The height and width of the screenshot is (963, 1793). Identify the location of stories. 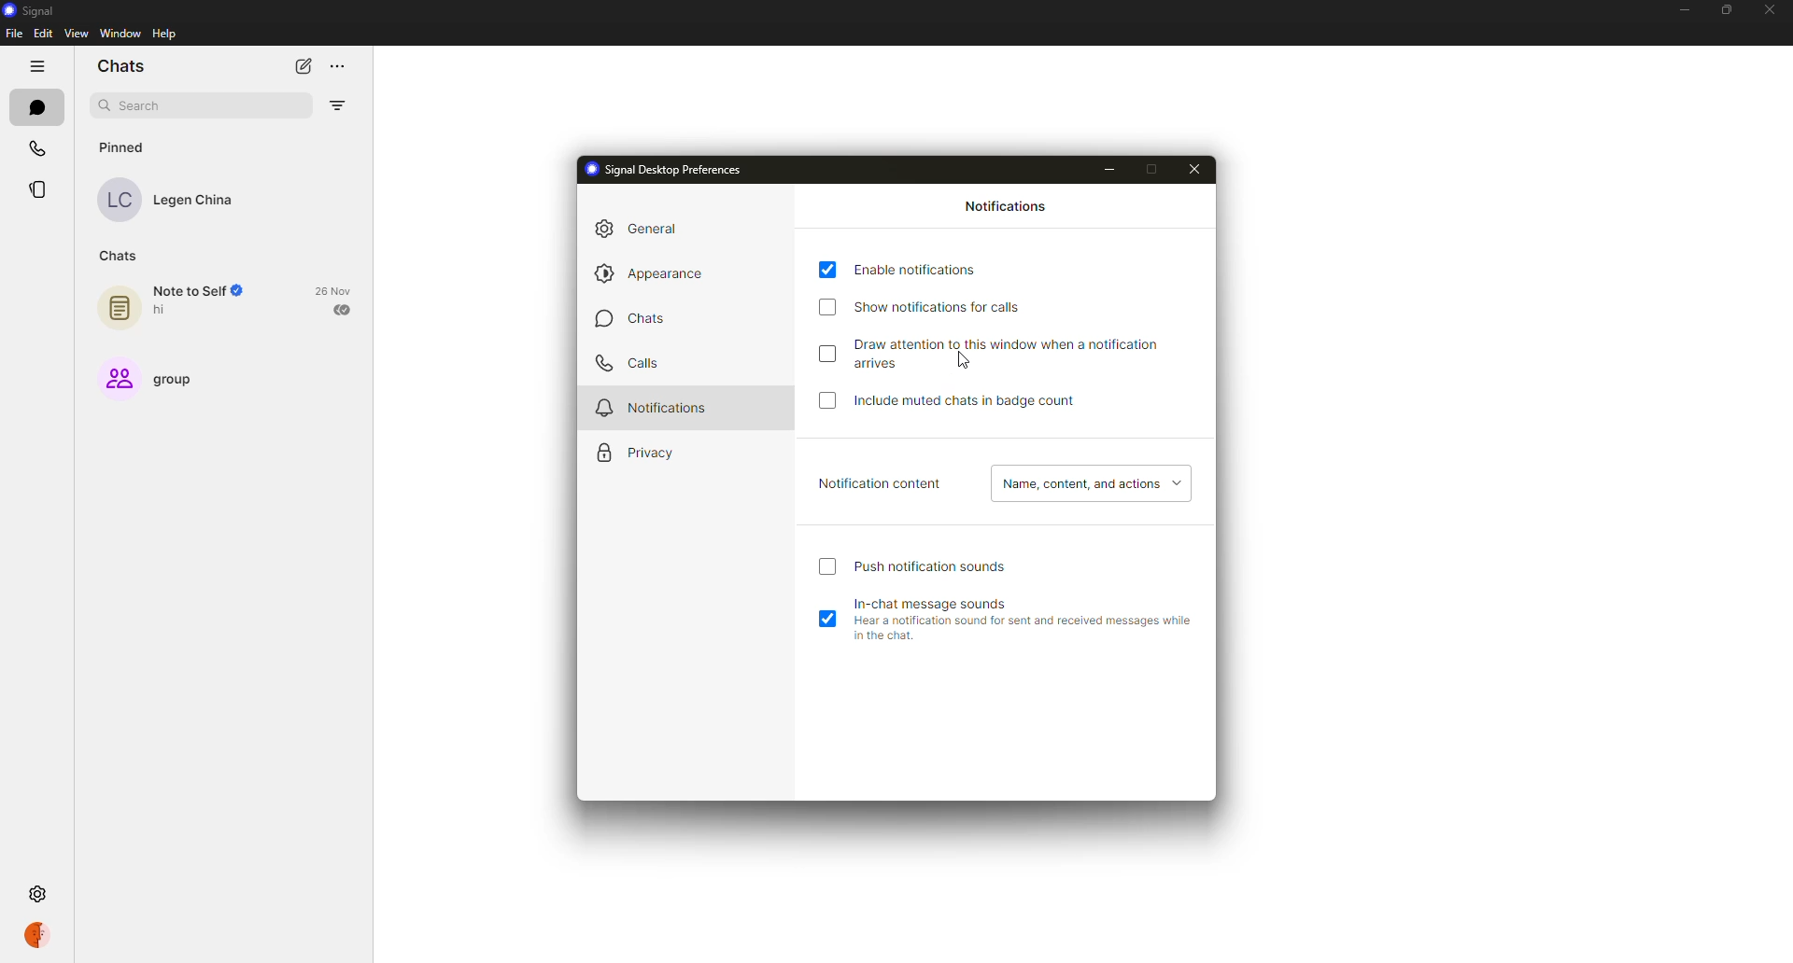
(37, 187).